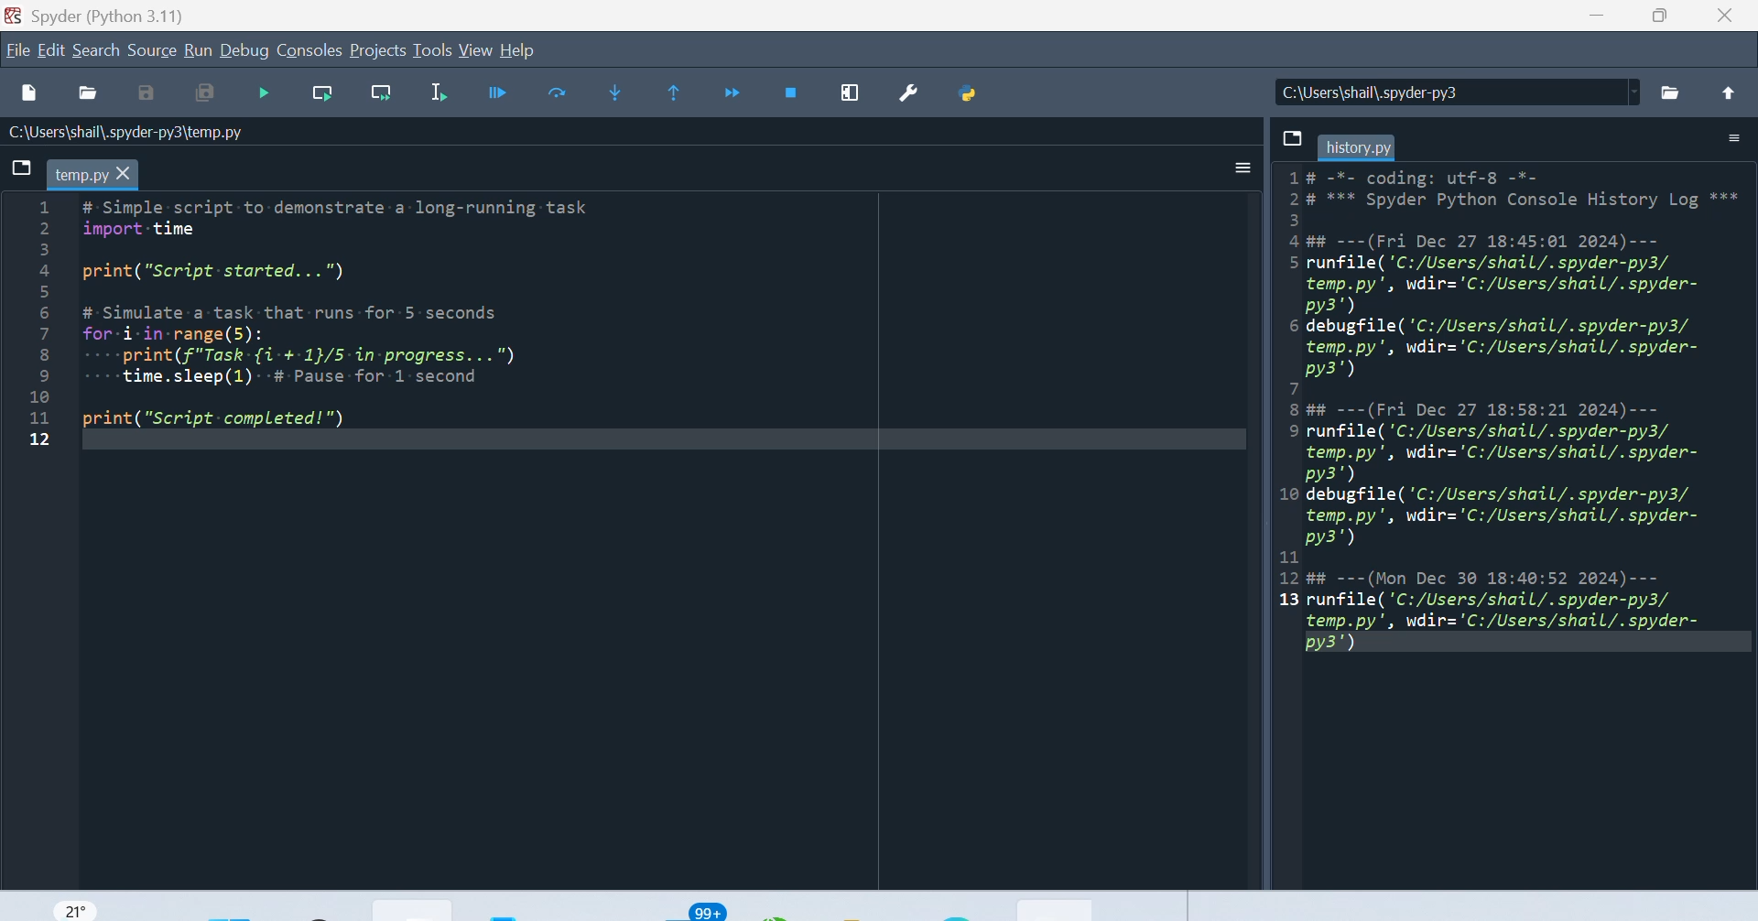 The image size is (1758, 921). I want to click on Run selection, so click(440, 100).